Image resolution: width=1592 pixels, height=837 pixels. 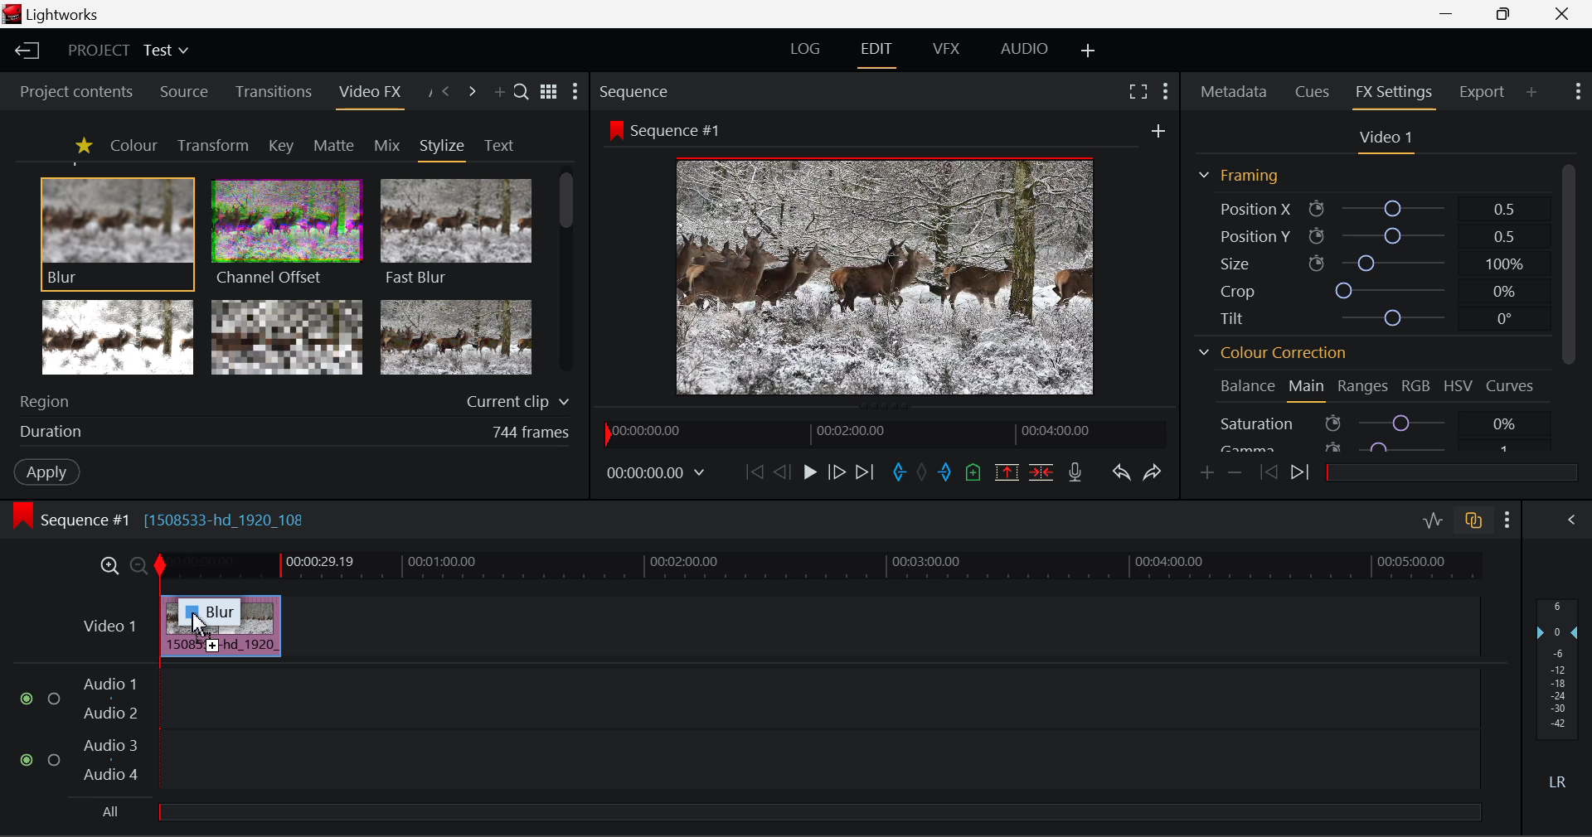 What do you see at coordinates (1572, 518) in the screenshot?
I see `View Audio Mix` at bounding box center [1572, 518].